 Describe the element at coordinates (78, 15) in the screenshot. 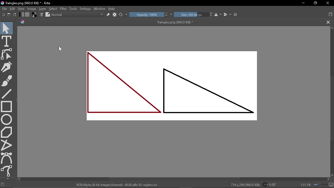

I see `Normal` at that location.